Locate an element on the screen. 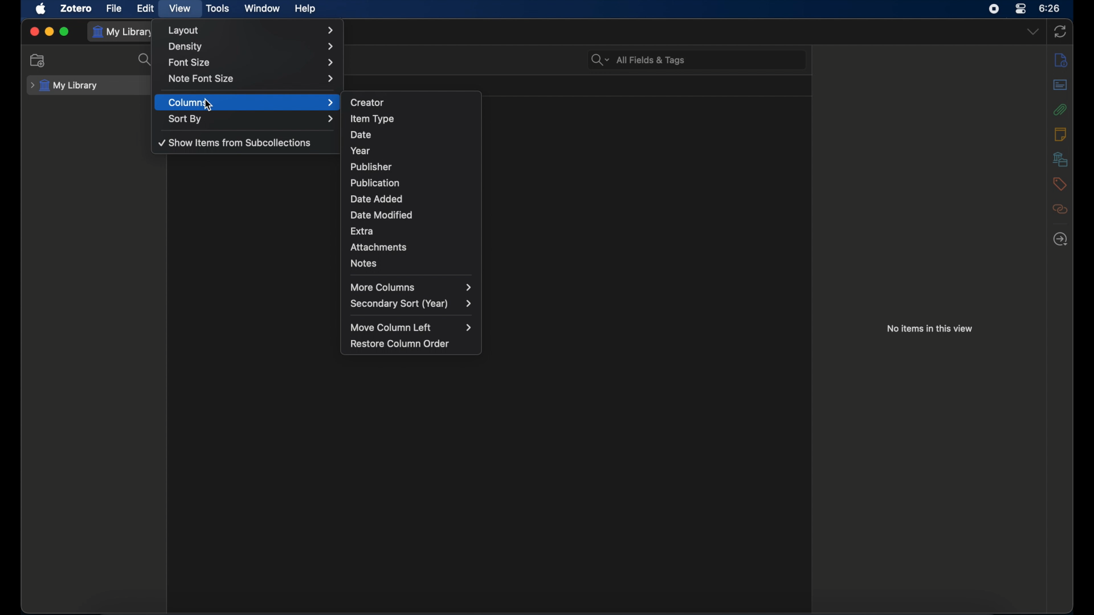  publisher is located at coordinates (410, 167).